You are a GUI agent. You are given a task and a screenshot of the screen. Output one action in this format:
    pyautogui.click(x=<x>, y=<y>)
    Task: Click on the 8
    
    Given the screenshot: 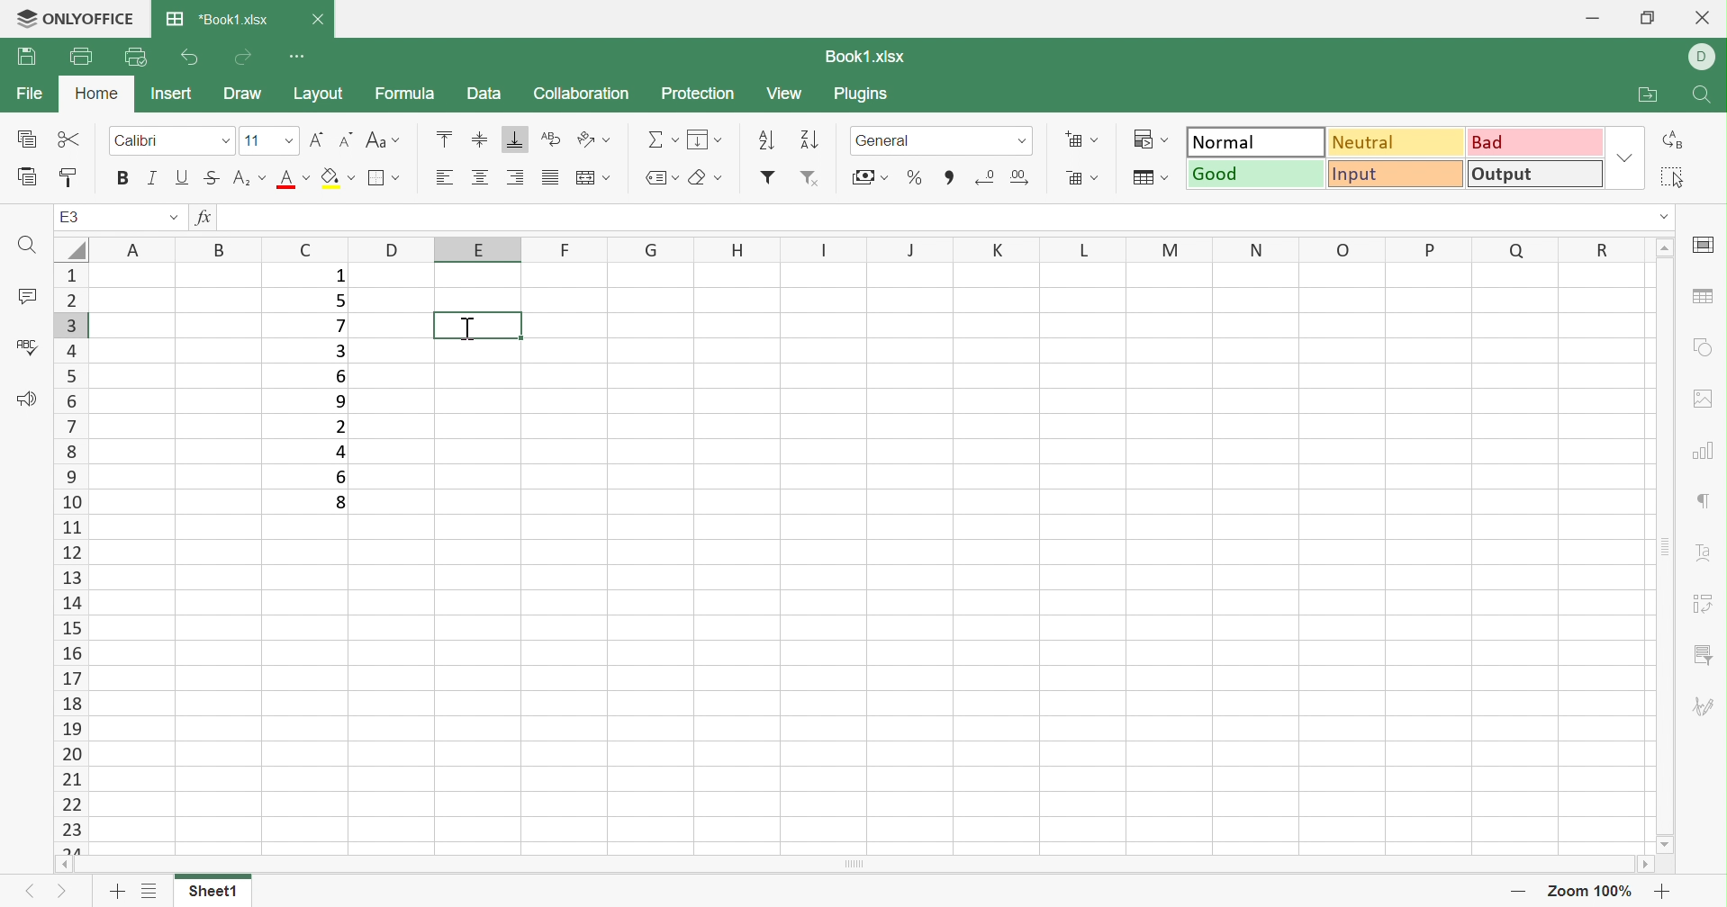 What is the action you would take?
    pyautogui.click(x=338, y=503)
    